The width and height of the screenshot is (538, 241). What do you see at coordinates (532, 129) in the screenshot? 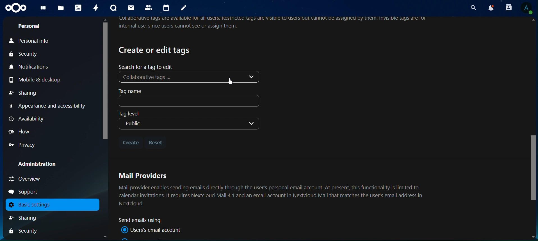
I see `Scrollbar` at bounding box center [532, 129].